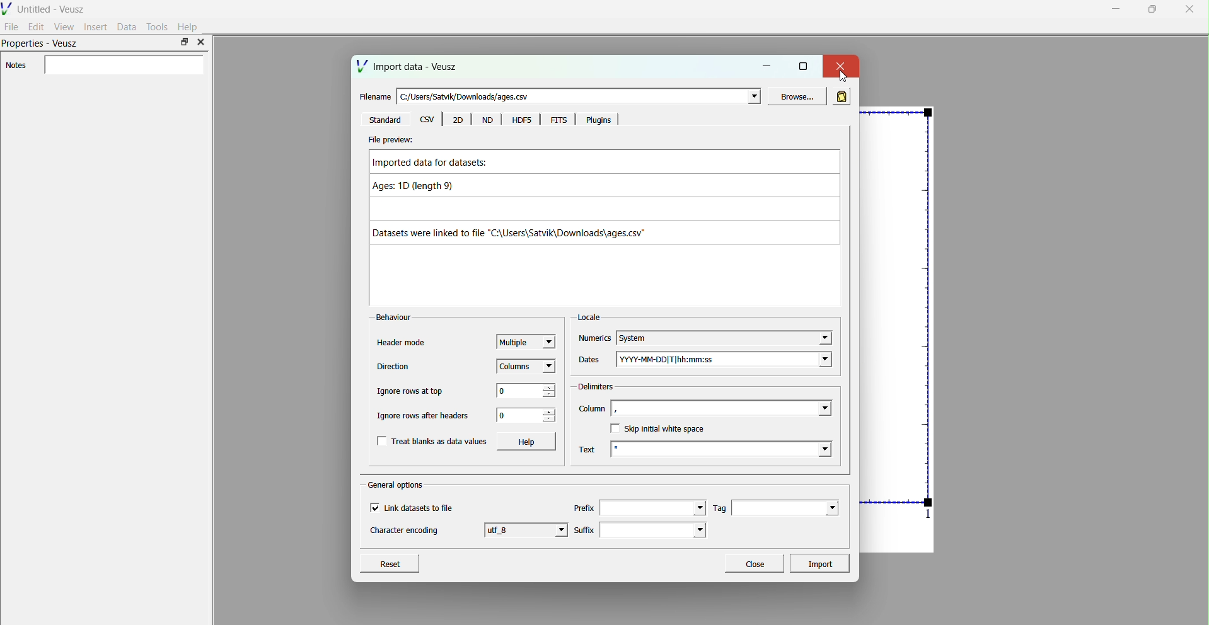 Image resolution: width=1209 pixels, height=625 pixels. What do you see at coordinates (526, 340) in the screenshot?
I see `Multiple` at bounding box center [526, 340].